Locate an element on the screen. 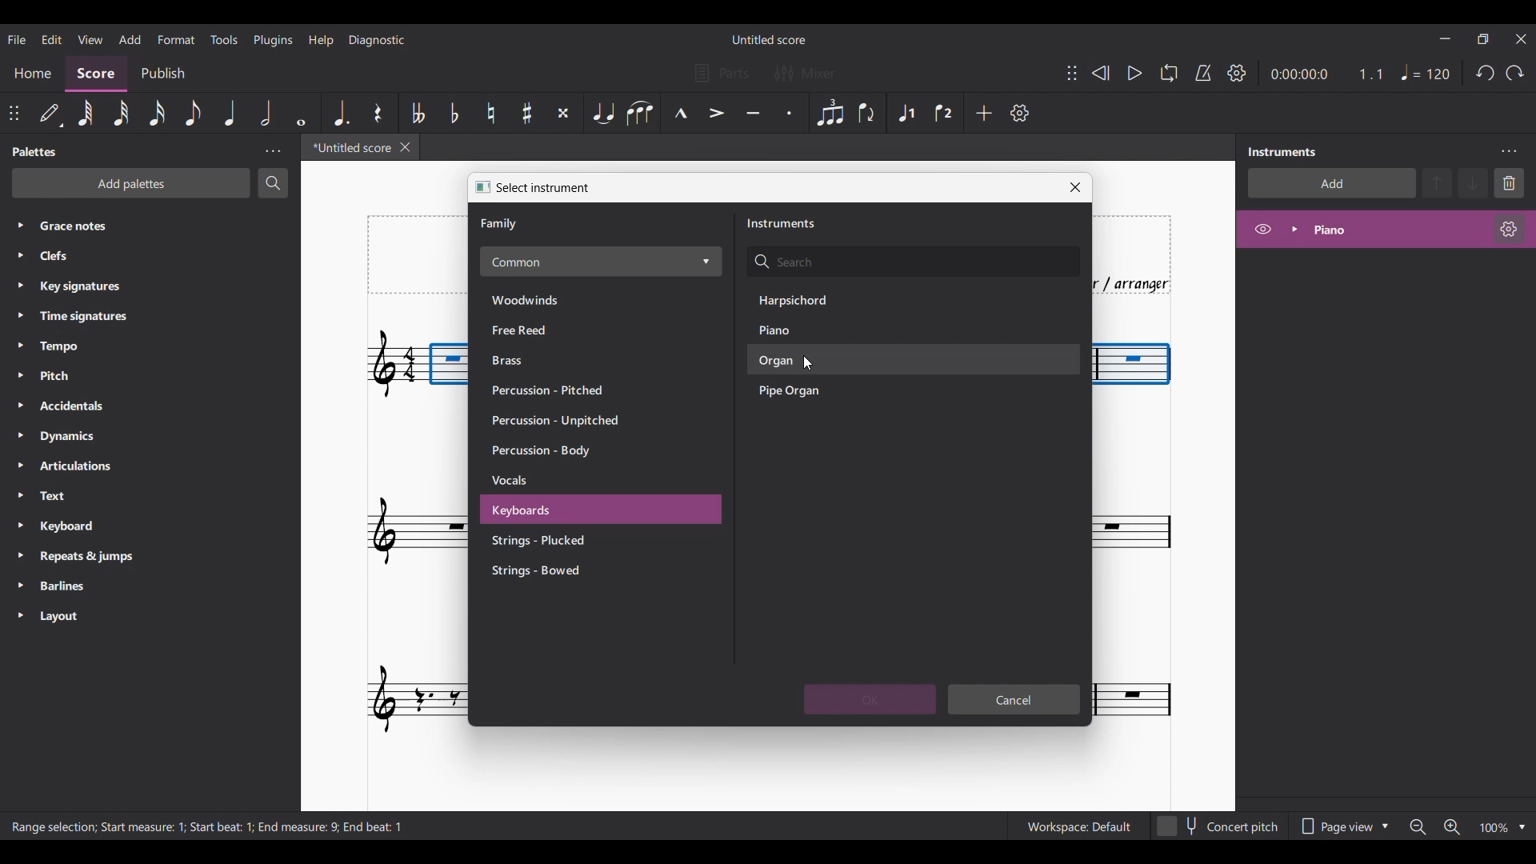 Image resolution: width=1536 pixels, height=864 pixels. Quarter note is located at coordinates (1426, 72).